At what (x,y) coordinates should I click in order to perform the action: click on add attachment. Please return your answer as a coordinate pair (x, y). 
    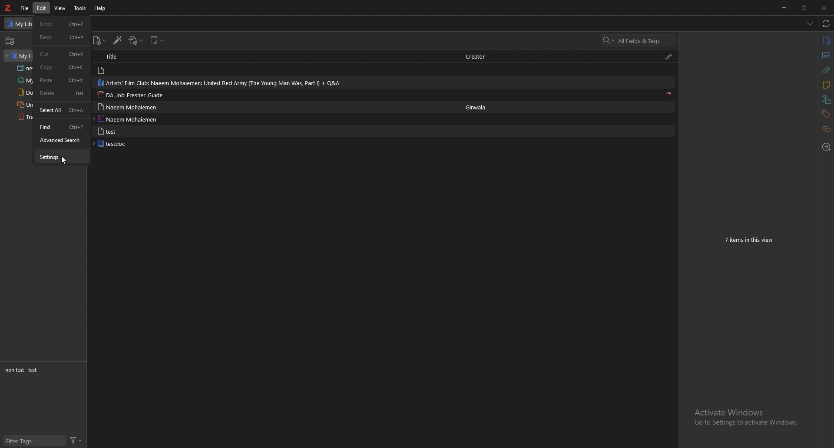
    Looking at the image, I should click on (136, 41).